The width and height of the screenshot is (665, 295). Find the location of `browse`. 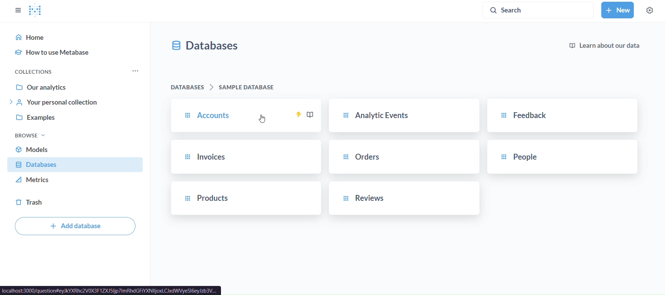

browse is located at coordinates (29, 135).